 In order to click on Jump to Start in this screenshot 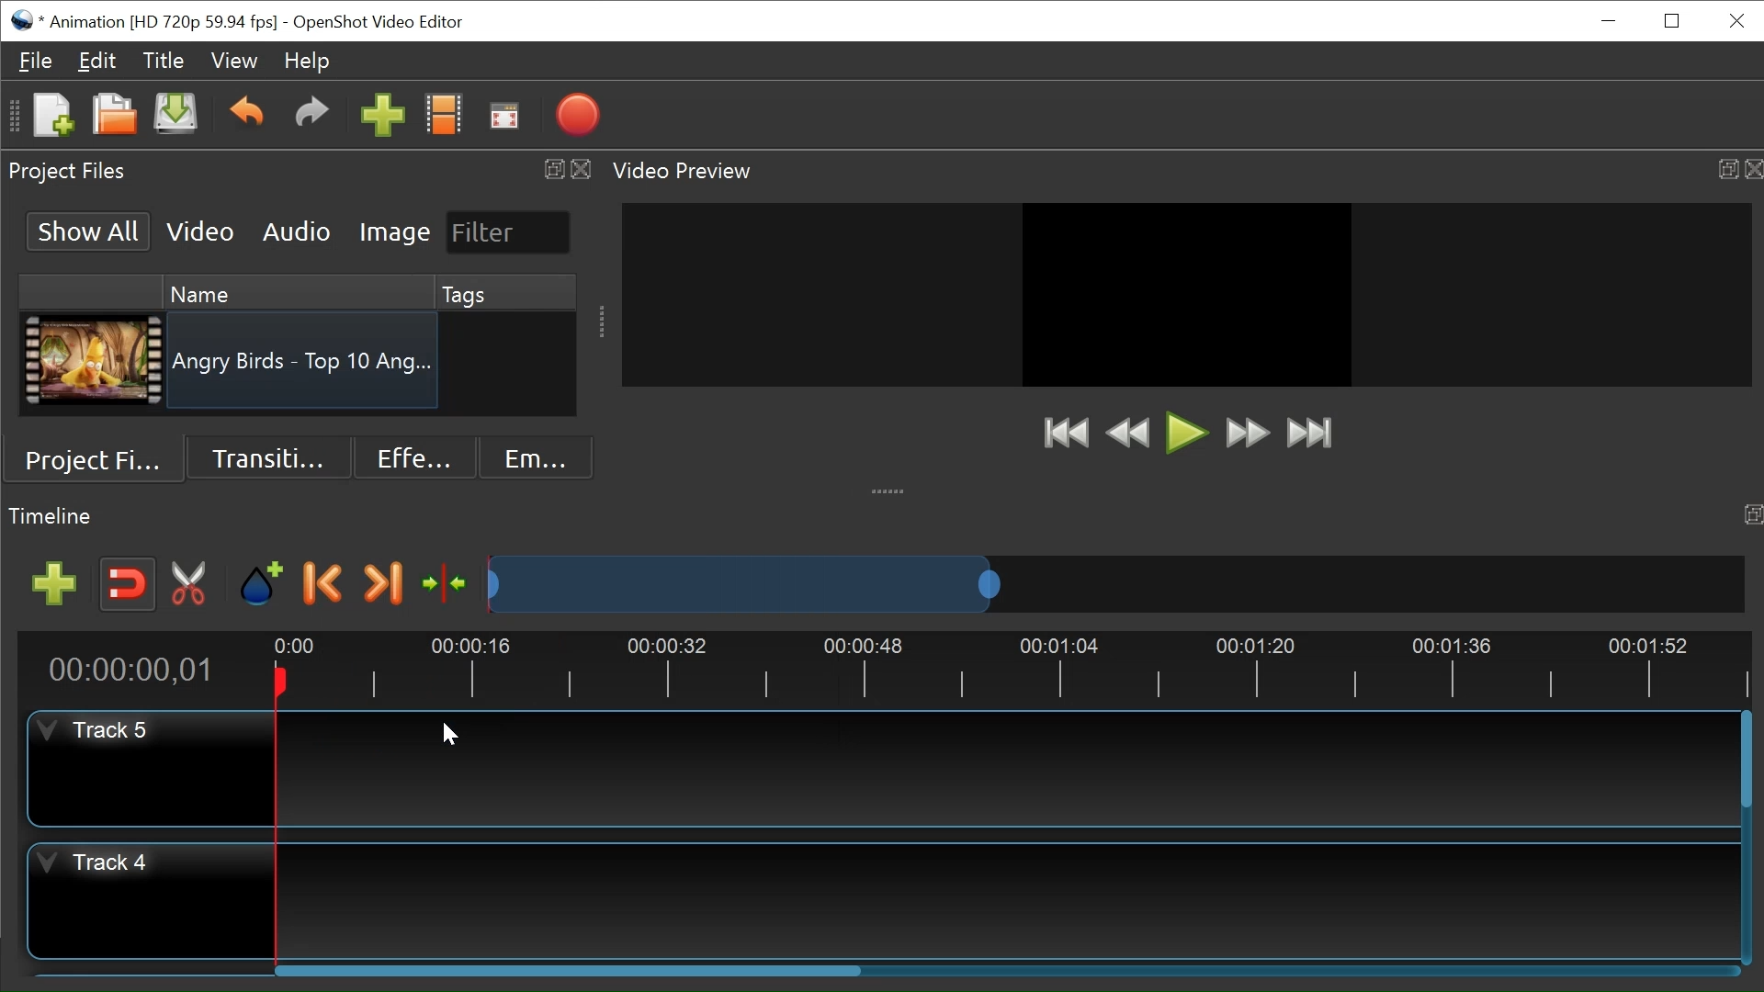, I will do `click(1066, 433)`.